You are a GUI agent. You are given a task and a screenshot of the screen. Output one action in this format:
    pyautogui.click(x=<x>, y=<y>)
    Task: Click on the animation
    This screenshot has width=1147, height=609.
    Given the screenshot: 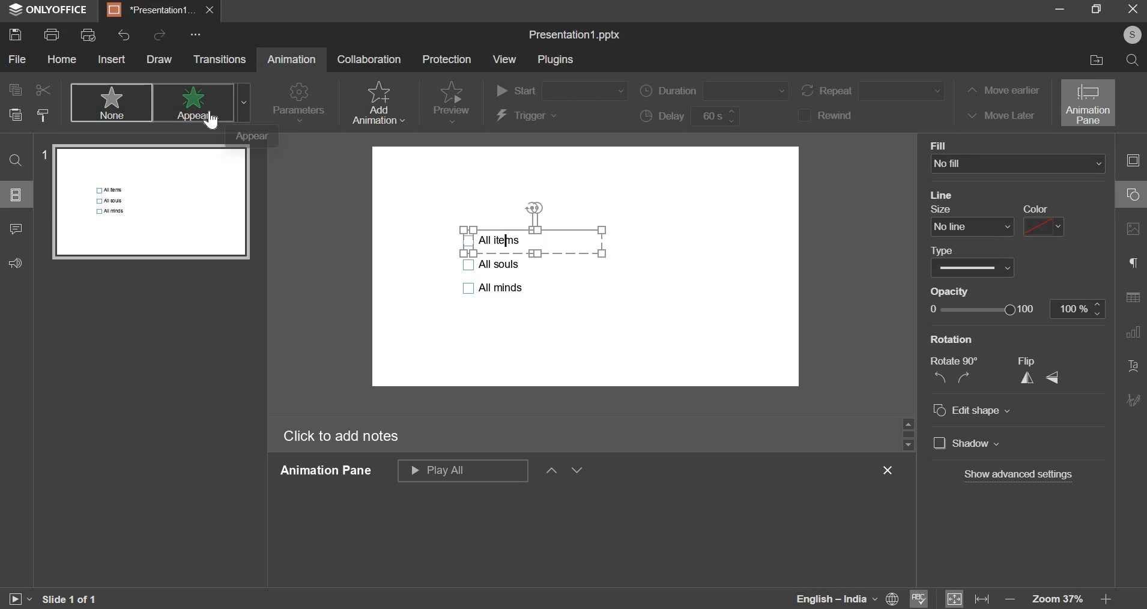 What is the action you would take?
    pyautogui.click(x=291, y=59)
    